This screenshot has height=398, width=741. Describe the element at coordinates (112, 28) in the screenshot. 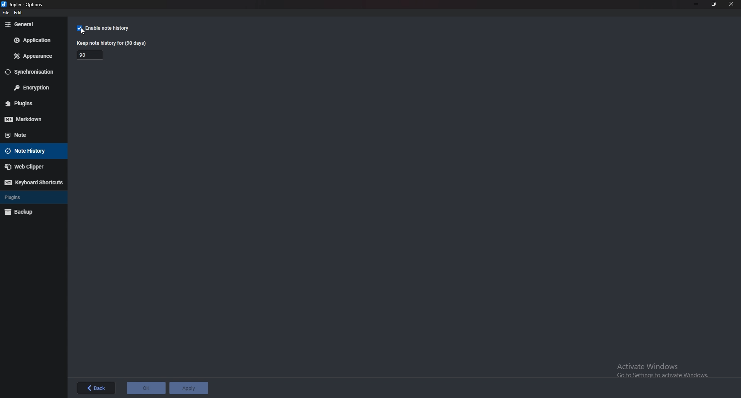

I see `Enable note history` at that location.